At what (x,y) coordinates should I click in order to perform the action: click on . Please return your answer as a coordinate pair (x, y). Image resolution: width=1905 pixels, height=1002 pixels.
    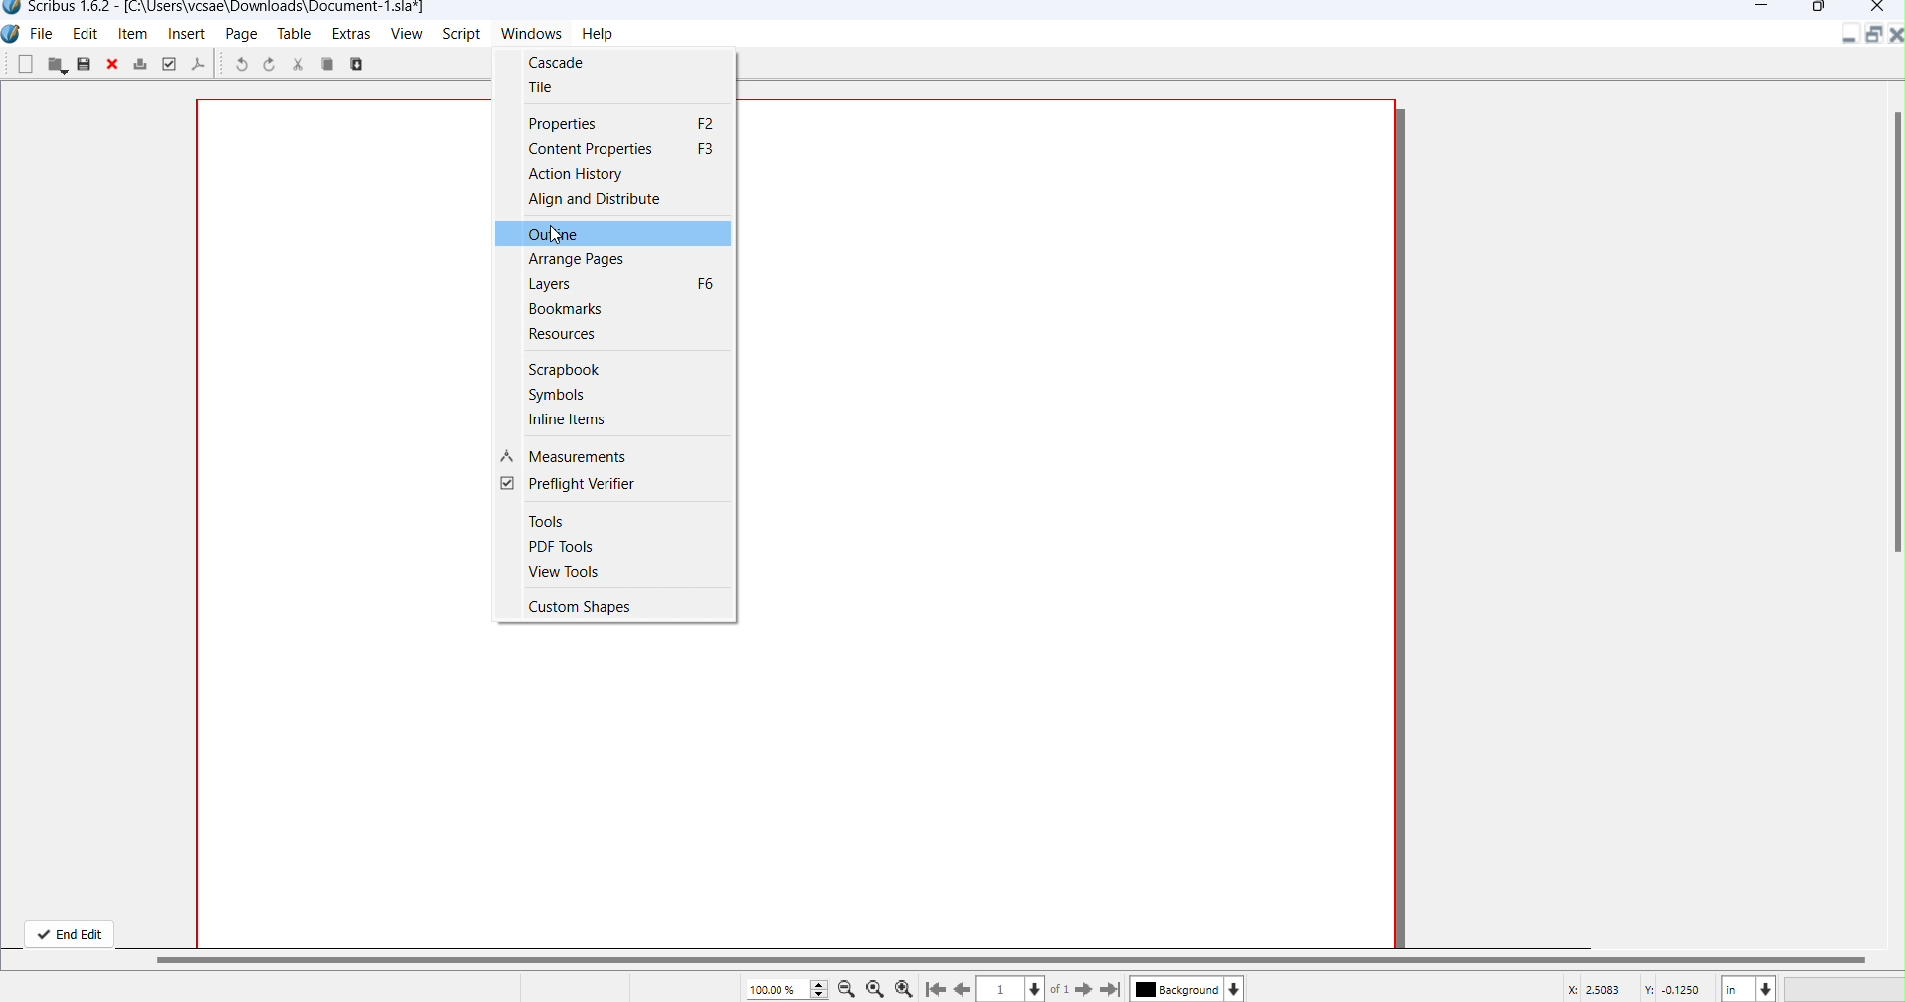
    Looking at the image, I should click on (254, 65).